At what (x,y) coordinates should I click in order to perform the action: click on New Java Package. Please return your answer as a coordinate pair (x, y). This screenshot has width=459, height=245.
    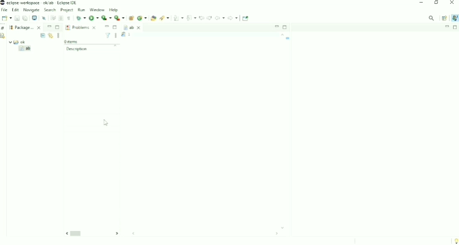
    Looking at the image, I should click on (131, 18).